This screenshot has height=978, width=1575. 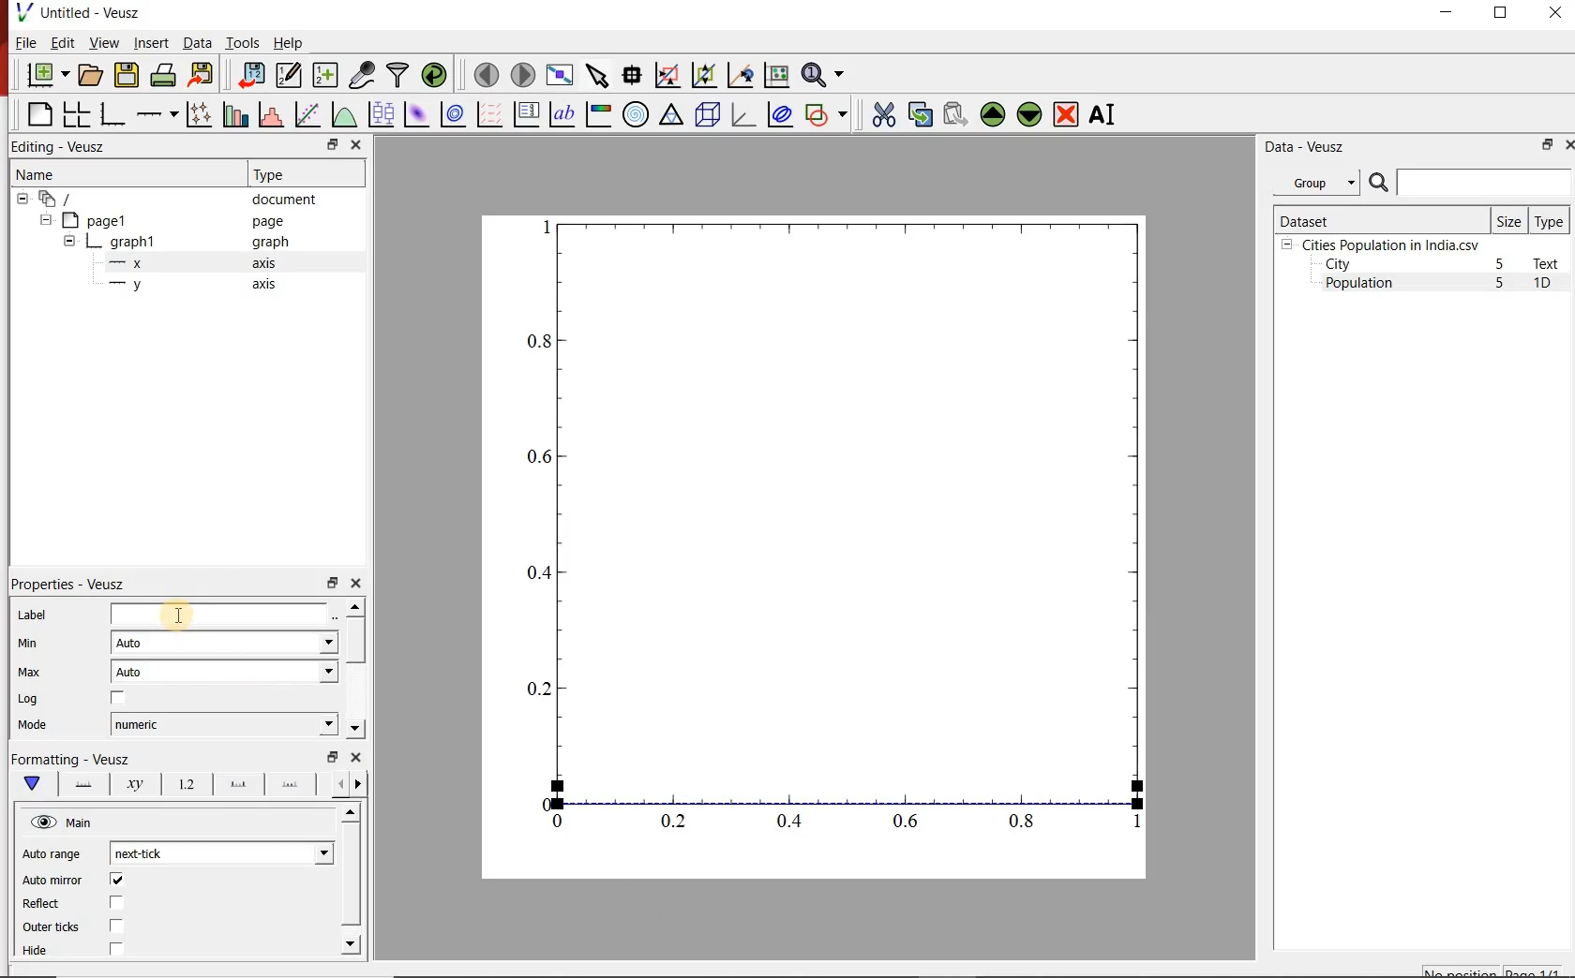 I want to click on scrollbar, so click(x=352, y=881).